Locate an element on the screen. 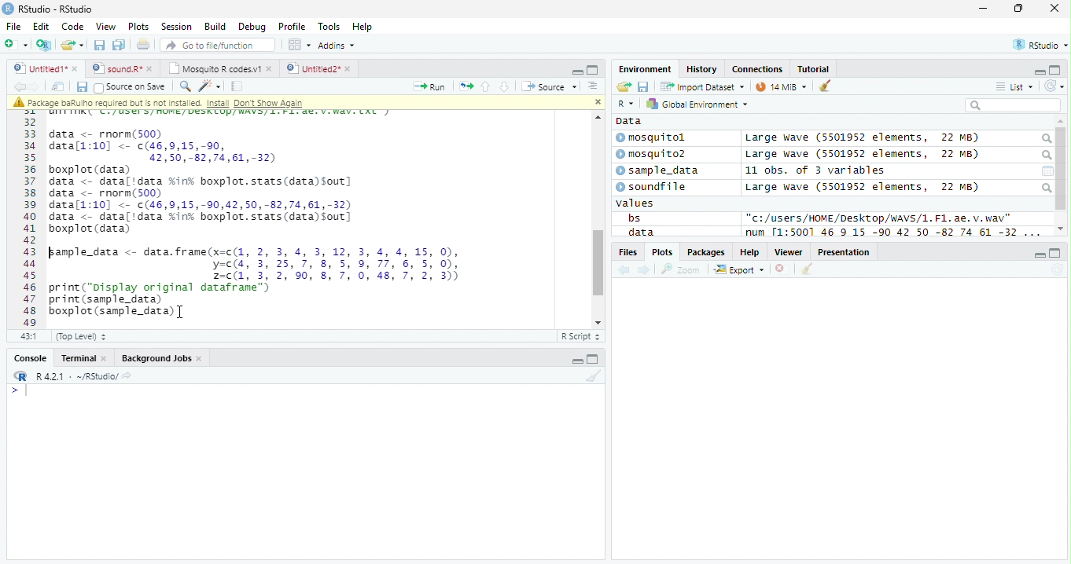  mosquito1 is located at coordinates (653, 138).